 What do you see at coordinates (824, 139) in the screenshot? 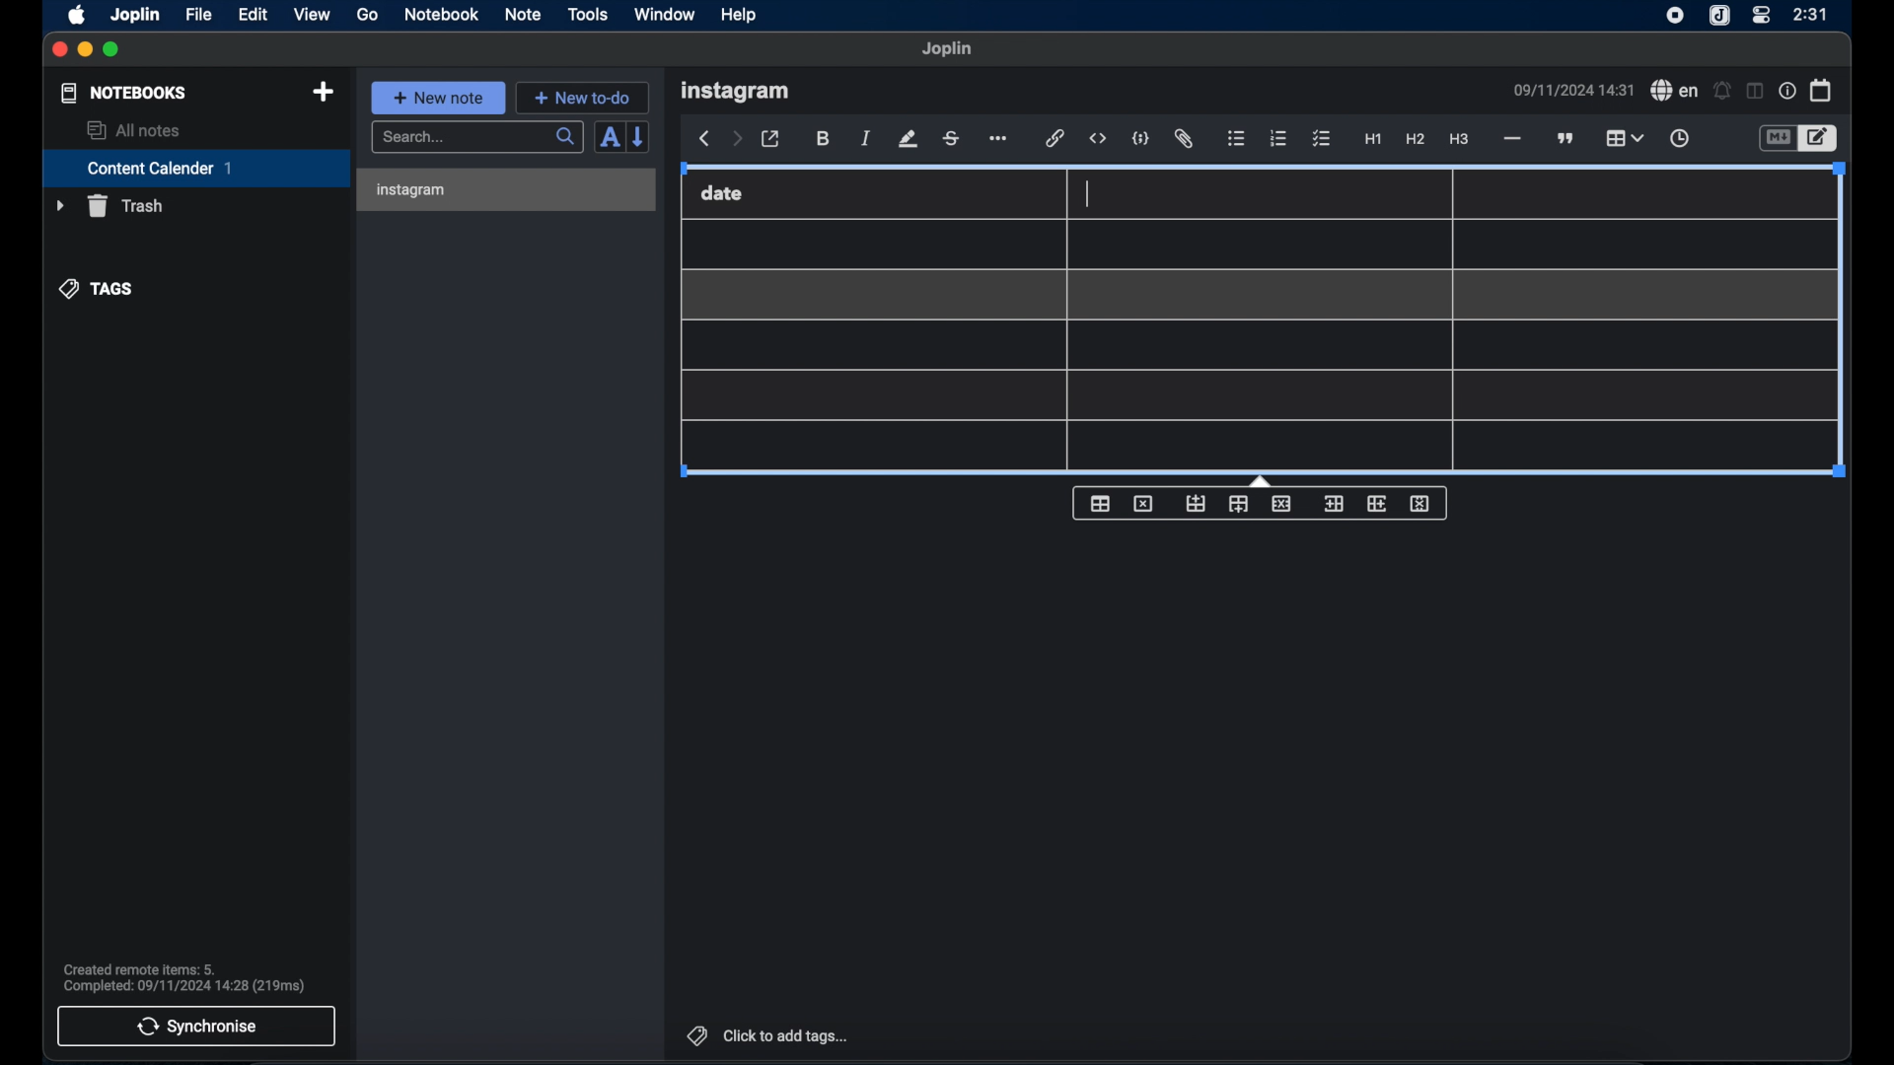
I see `bold` at bounding box center [824, 139].